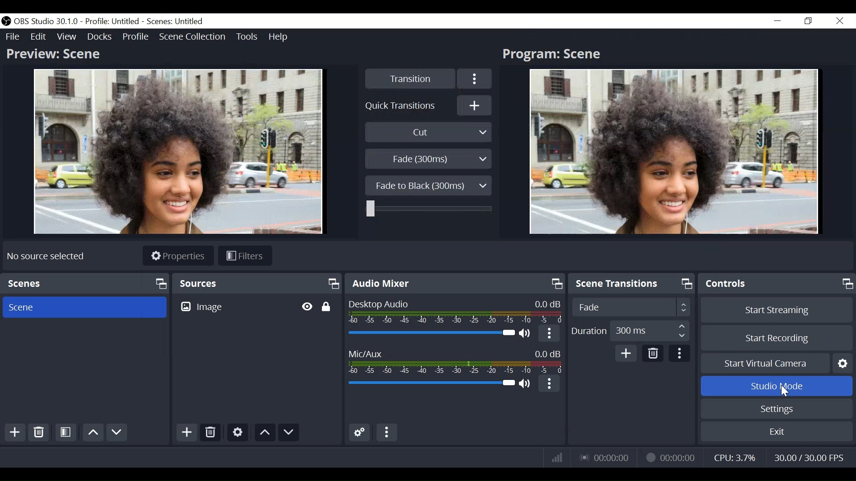 The image size is (856, 481). What do you see at coordinates (47, 21) in the screenshot?
I see `OBS Version` at bounding box center [47, 21].